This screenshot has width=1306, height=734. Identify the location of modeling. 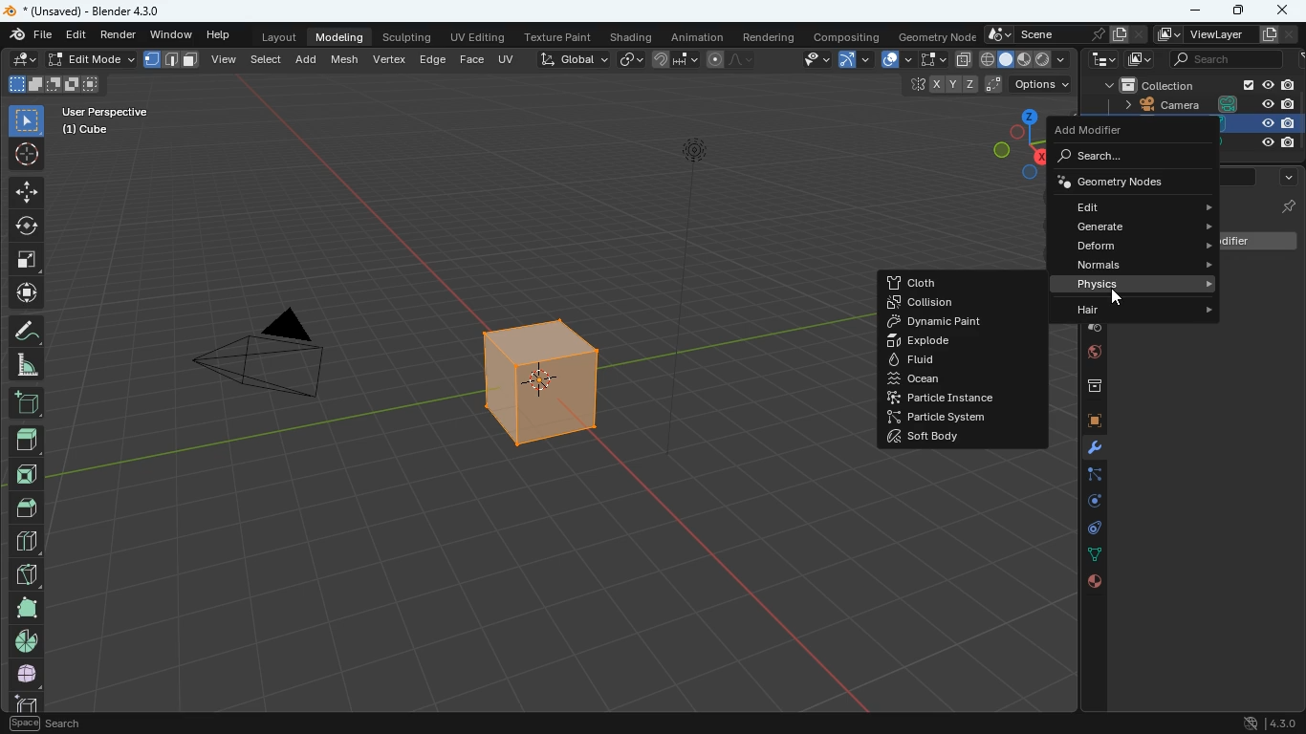
(340, 35).